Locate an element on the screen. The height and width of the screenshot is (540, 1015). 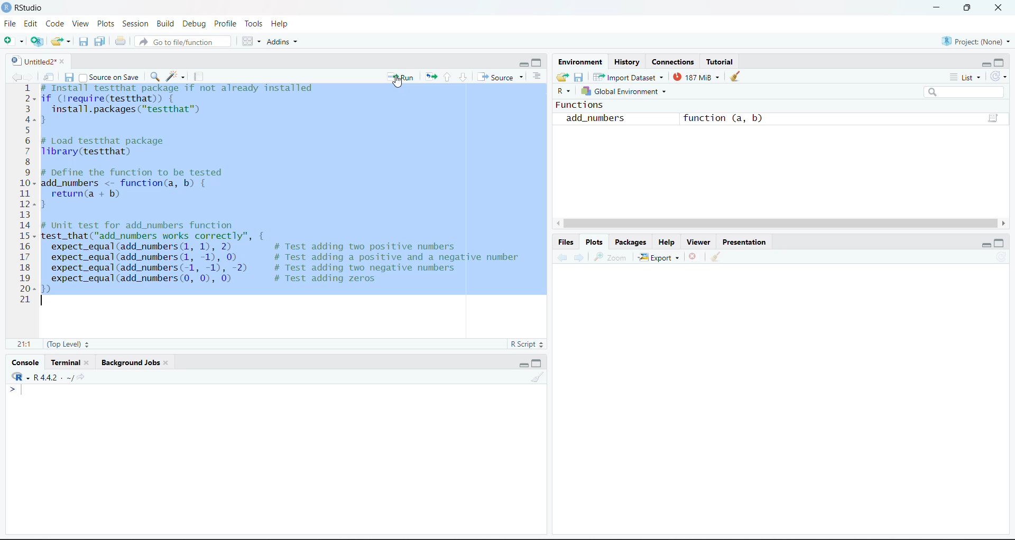
save current document is located at coordinates (86, 41).